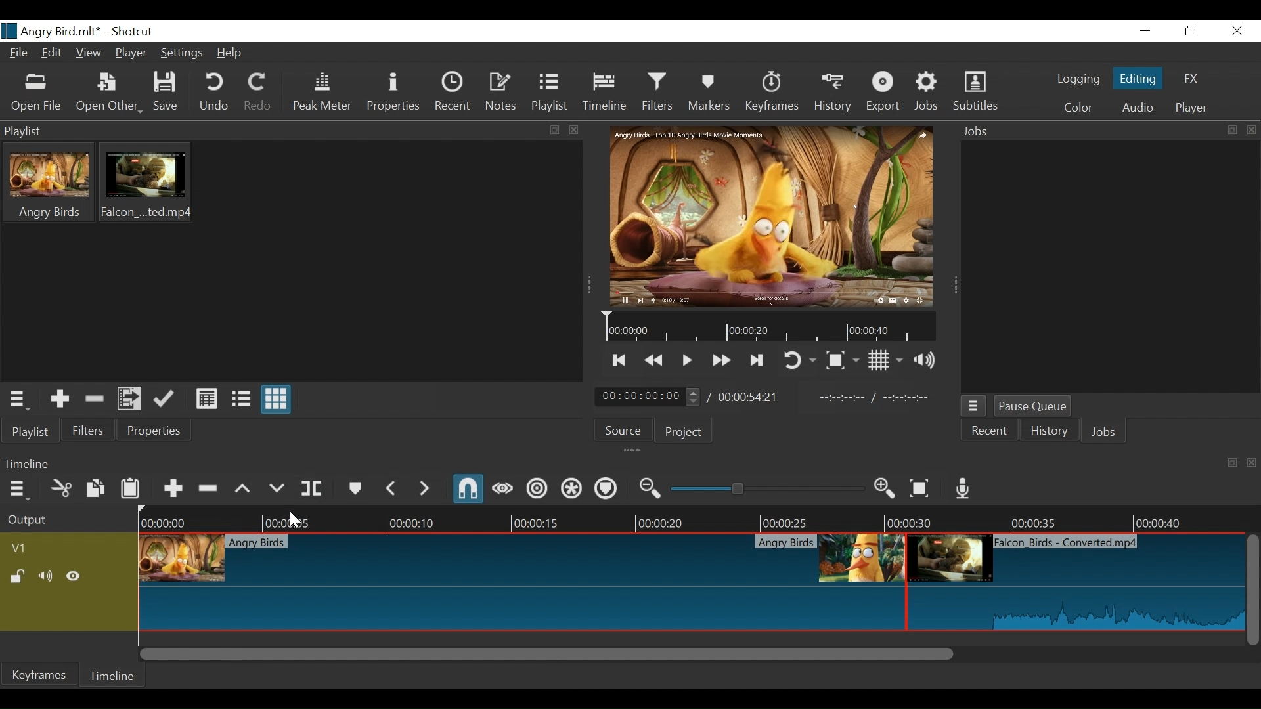  I want to click on Peak Meter, so click(322, 94).